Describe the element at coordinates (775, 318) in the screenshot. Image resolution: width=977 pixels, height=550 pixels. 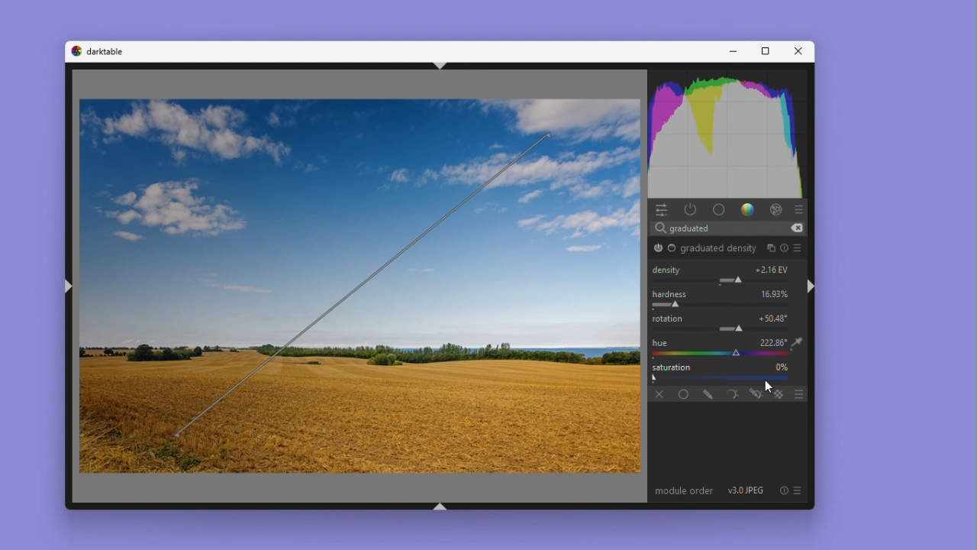
I see `+0.00` at that location.